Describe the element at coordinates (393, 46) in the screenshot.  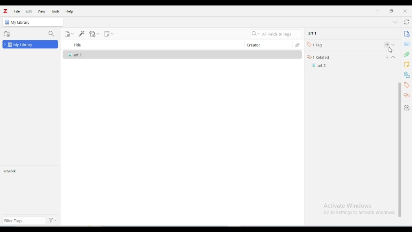
I see `collapse section` at that location.